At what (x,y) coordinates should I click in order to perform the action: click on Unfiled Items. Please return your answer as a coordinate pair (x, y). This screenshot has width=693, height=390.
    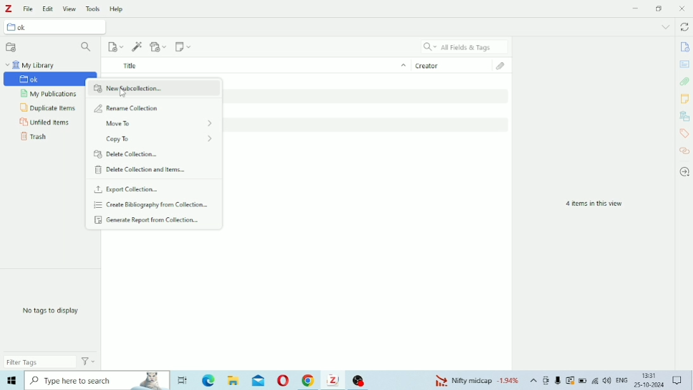
    Looking at the image, I should click on (46, 123).